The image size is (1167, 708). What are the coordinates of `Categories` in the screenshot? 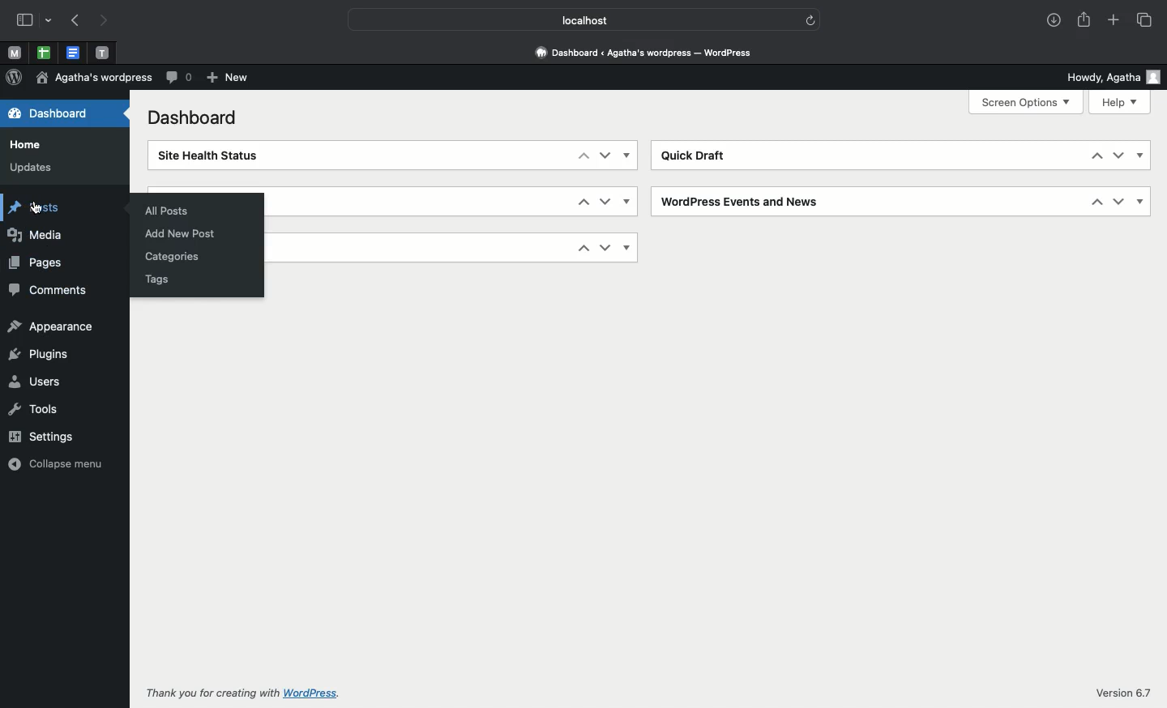 It's located at (173, 258).